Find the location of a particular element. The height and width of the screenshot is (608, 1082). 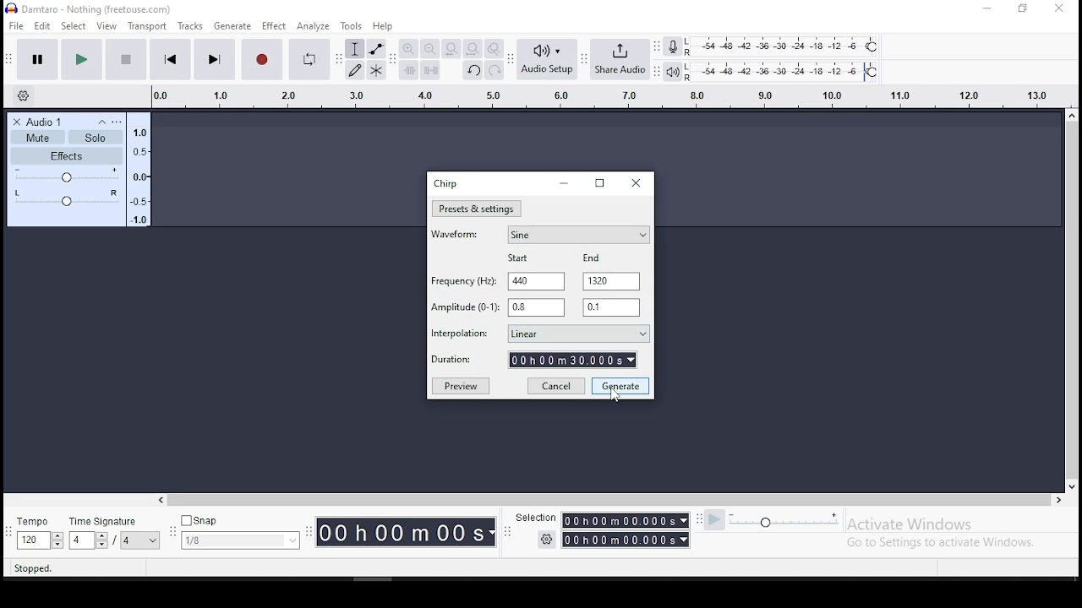

amplitude end is located at coordinates (466, 307).